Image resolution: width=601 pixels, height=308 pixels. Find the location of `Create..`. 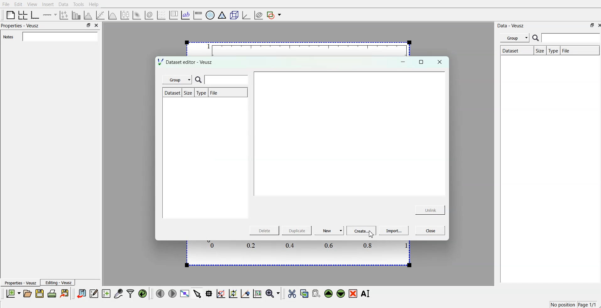

Create.. is located at coordinates (361, 230).